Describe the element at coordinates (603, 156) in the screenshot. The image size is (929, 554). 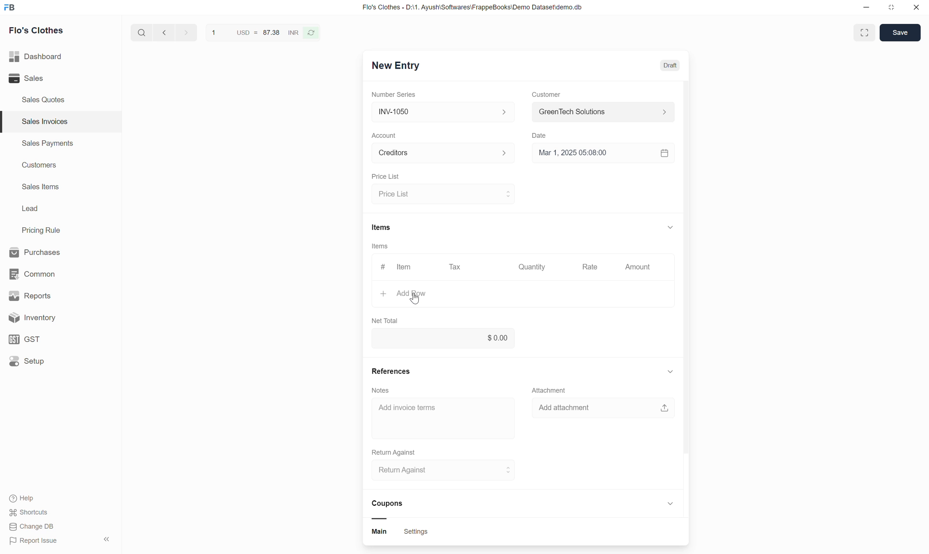
I see `Select date ` at that location.